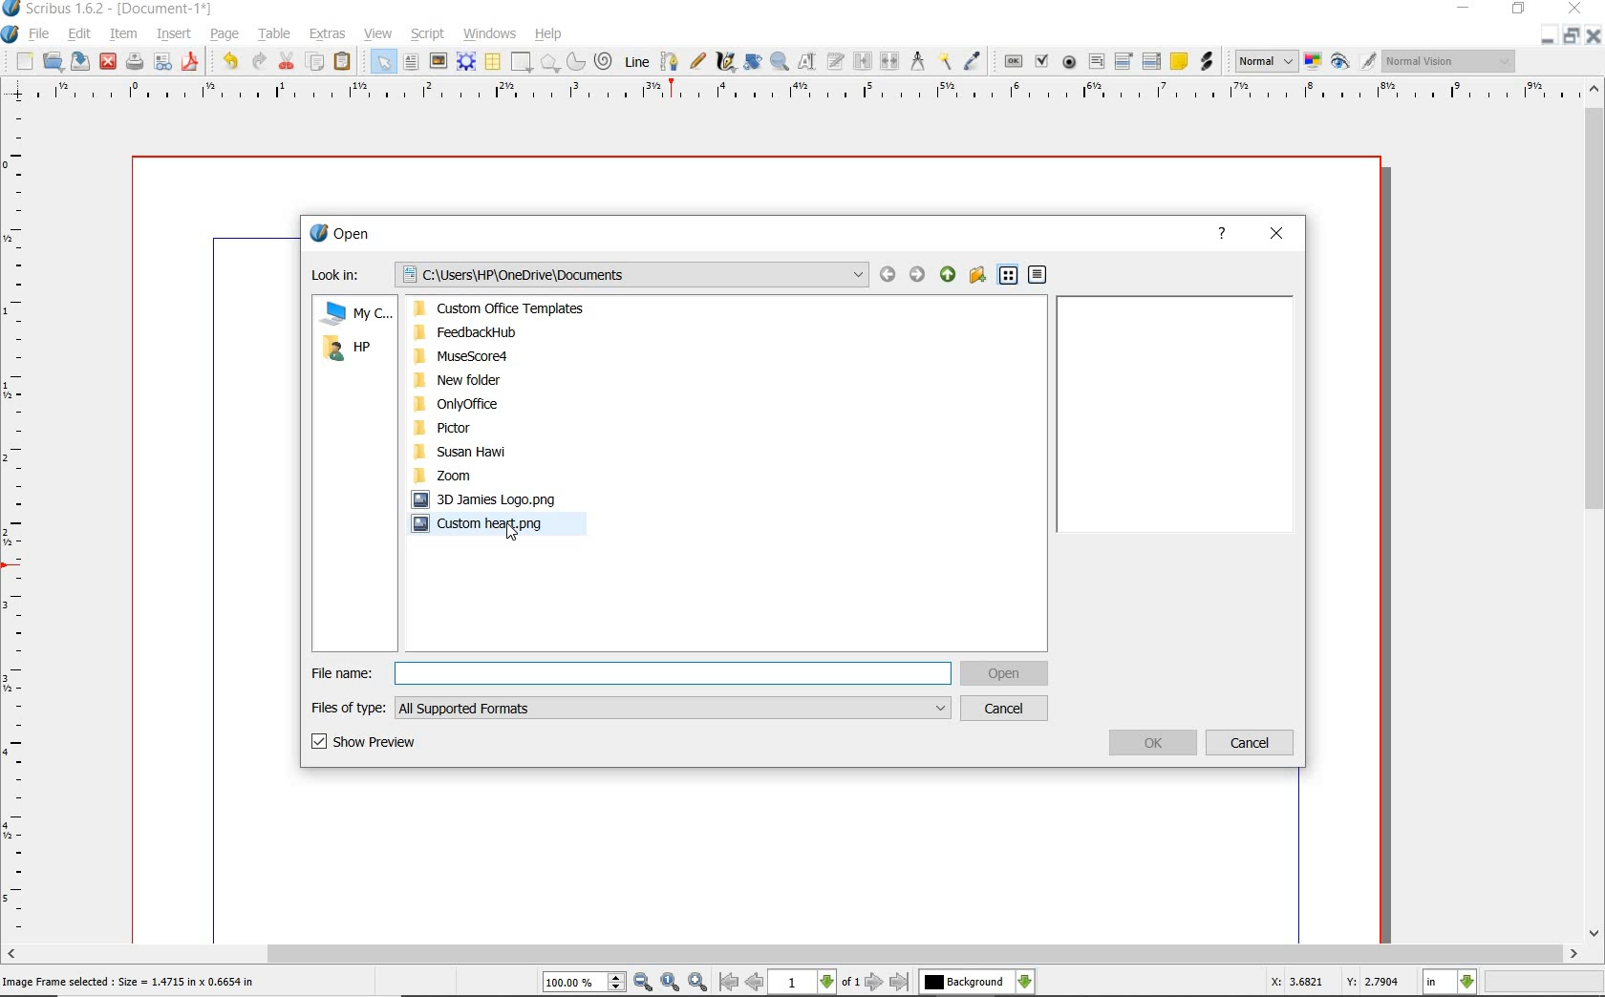  What do you see at coordinates (492, 498) in the screenshot?
I see `image file` at bounding box center [492, 498].